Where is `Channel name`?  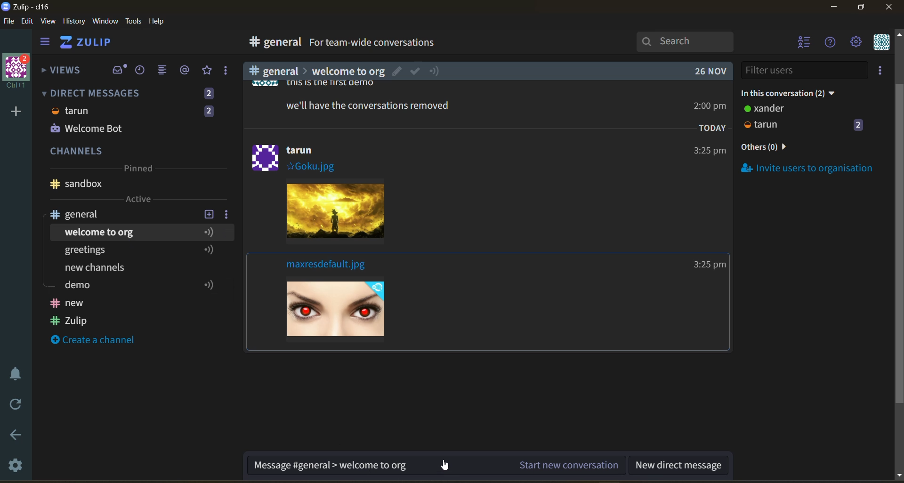
Channel name is located at coordinates (76, 184).